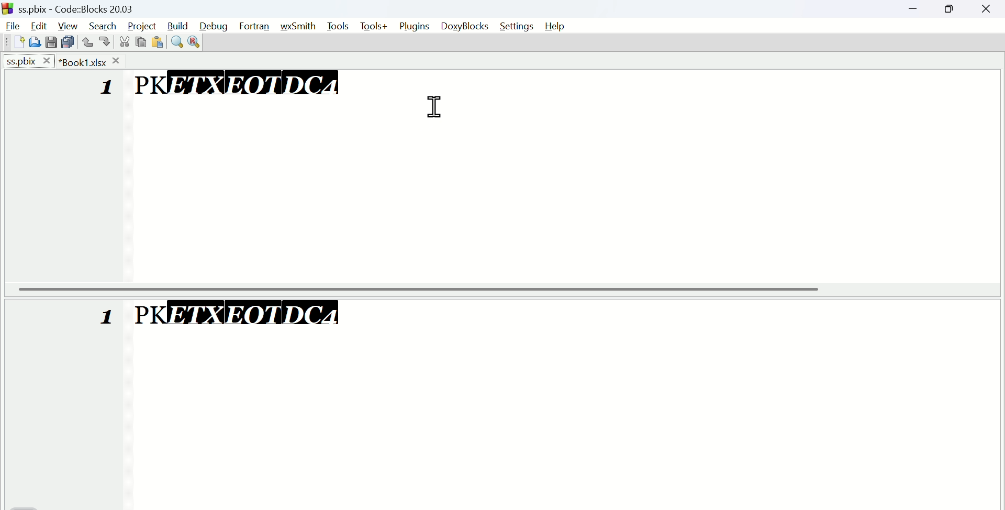 The image size is (1005, 510). Describe the element at coordinates (106, 41) in the screenshot. I see `redo` at that location.